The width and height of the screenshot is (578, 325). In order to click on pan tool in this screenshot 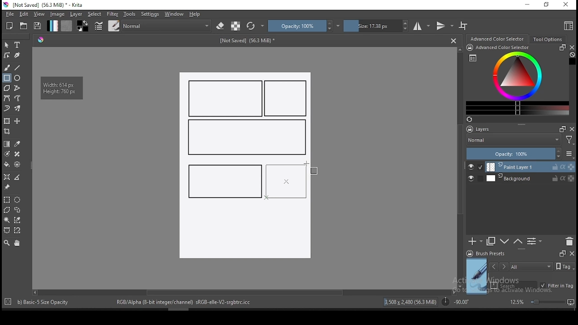, I will do `click(16, 243)`.